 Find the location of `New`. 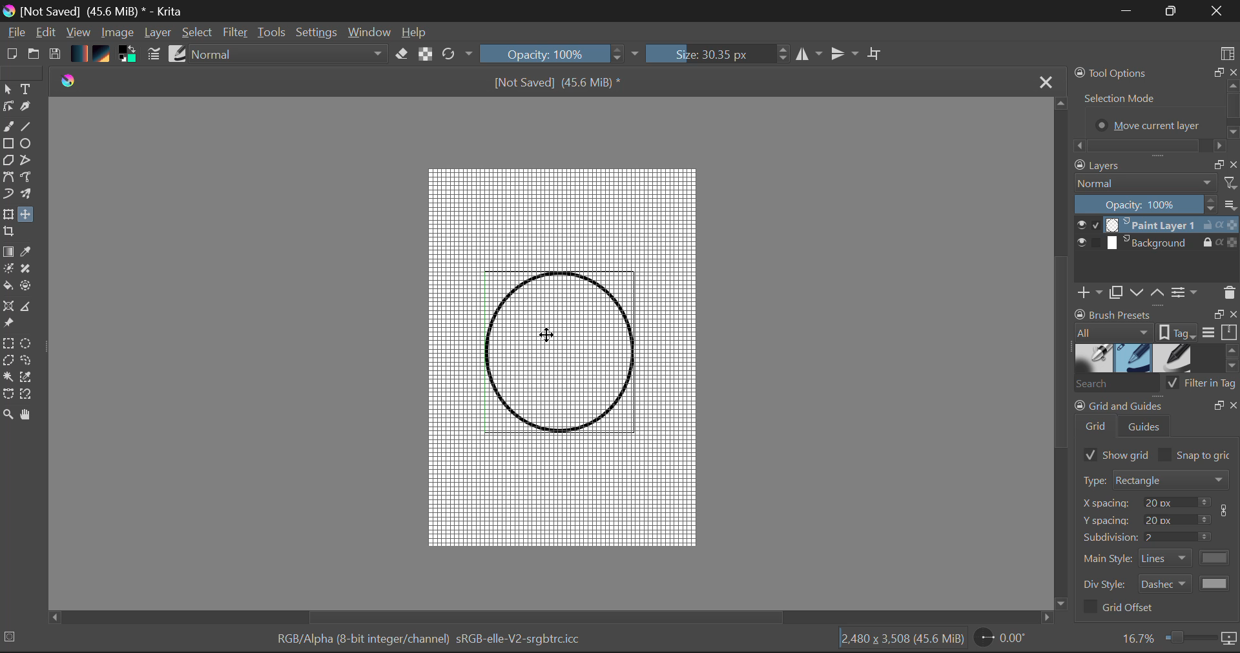

New is located at coordinates (9, 55).